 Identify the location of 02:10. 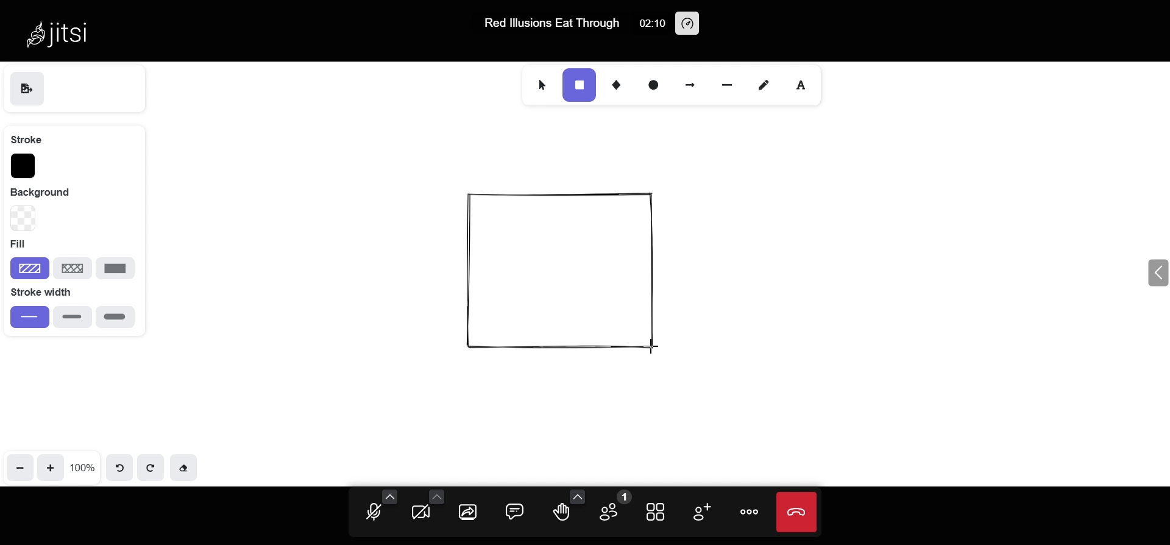
(651, 24).